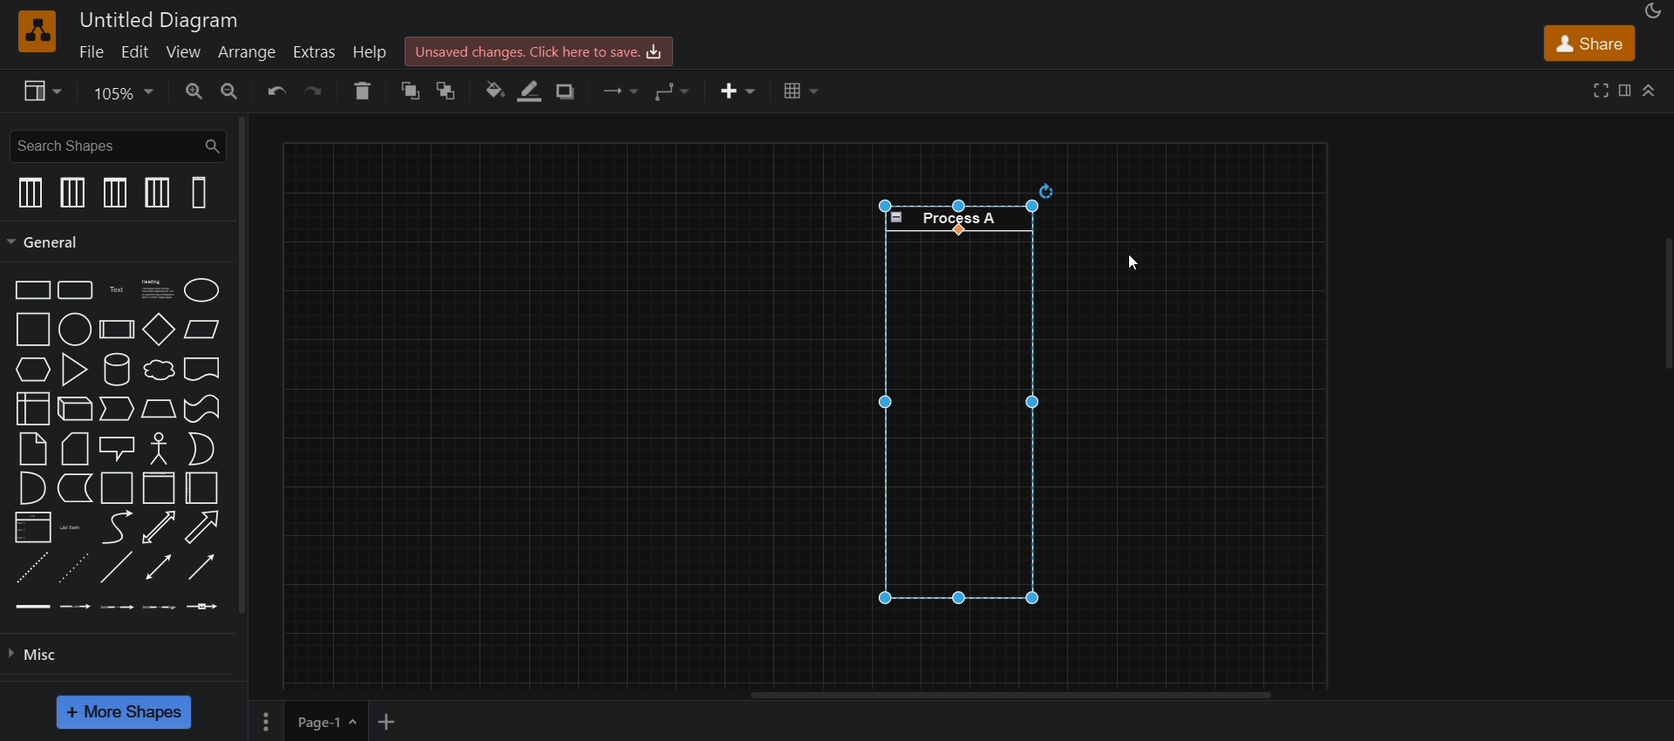  I want to click on undo, so click(273, 92).